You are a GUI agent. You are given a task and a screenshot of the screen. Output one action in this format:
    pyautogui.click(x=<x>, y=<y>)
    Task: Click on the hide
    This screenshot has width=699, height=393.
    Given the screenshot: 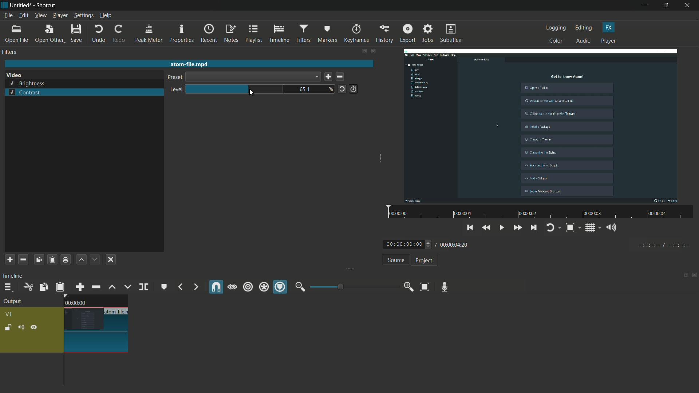 What is the action you would take?
    pyautogui.click(x=34, y=327)
    